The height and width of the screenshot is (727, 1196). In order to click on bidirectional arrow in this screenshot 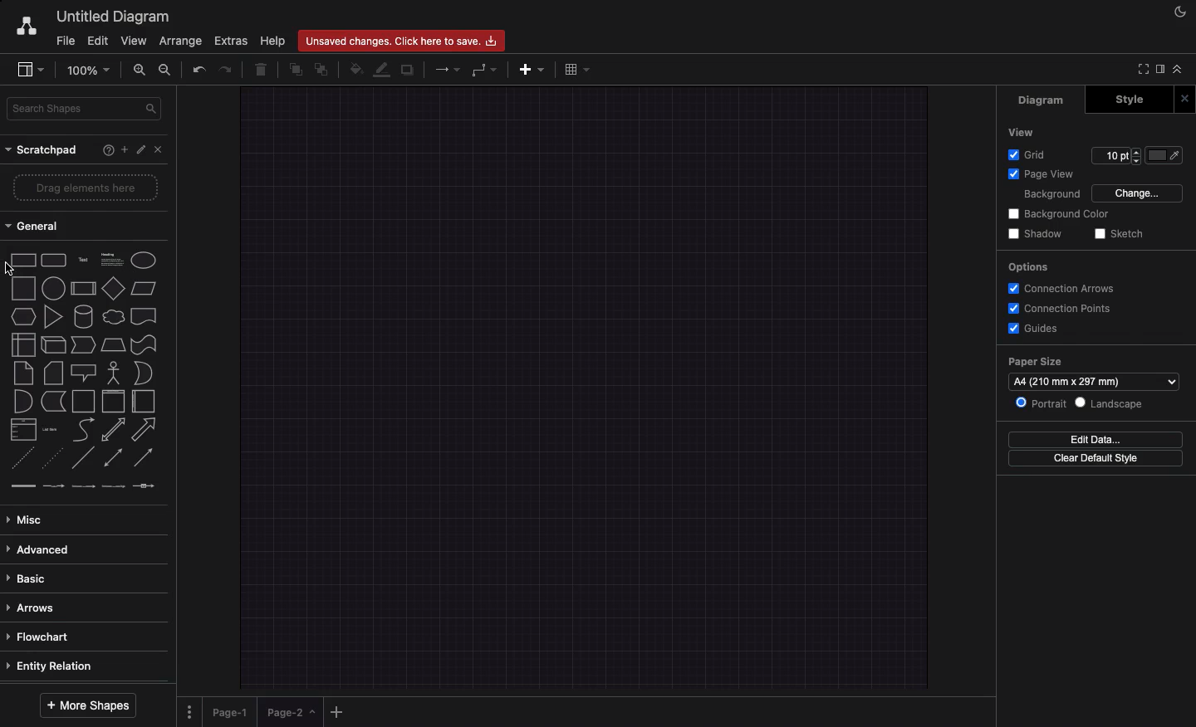, I will do `click(113, 429)`.